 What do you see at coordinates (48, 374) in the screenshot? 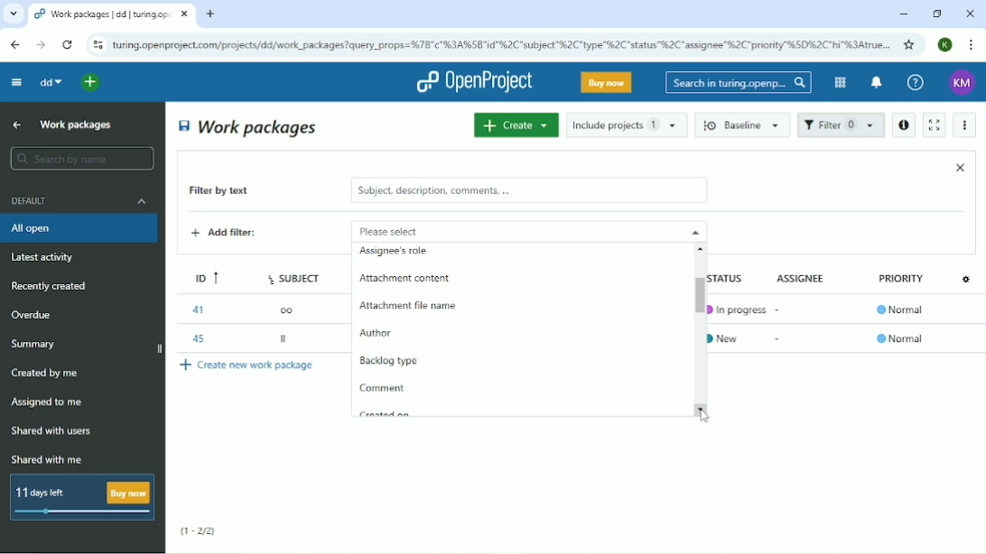
I see `Created by me` at bounding box center [48, 374].